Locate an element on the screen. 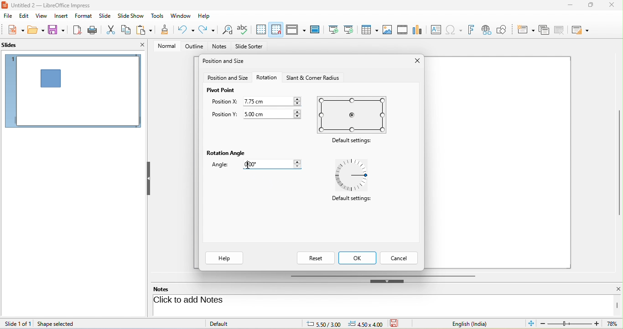  pivot point is located at coordinates (221, 90).